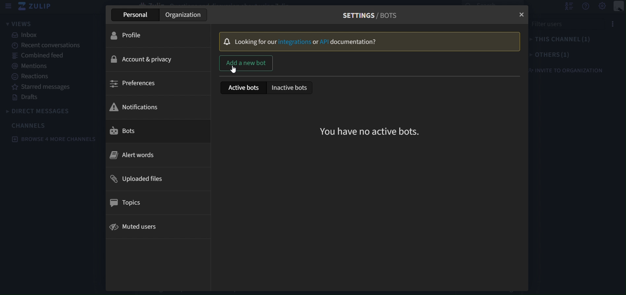  Describe the element at coordinates (9, 6) in the screenshot. I see `hide sidebar` at that location.